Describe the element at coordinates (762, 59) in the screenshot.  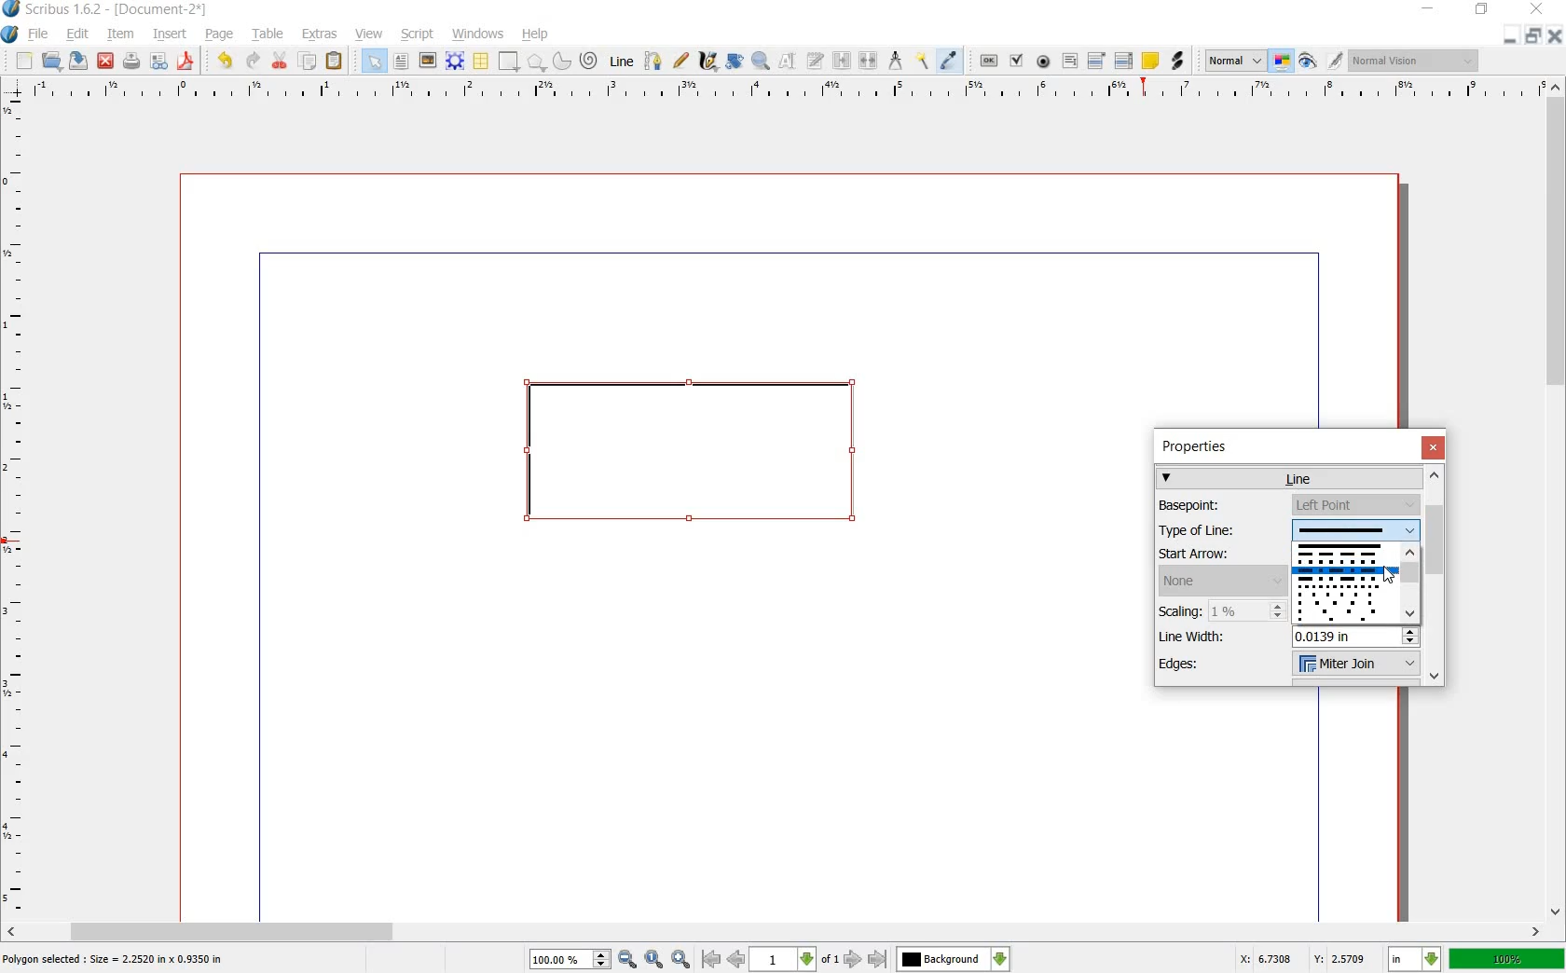
I see `ZOOM IN OR OUT` at that location.